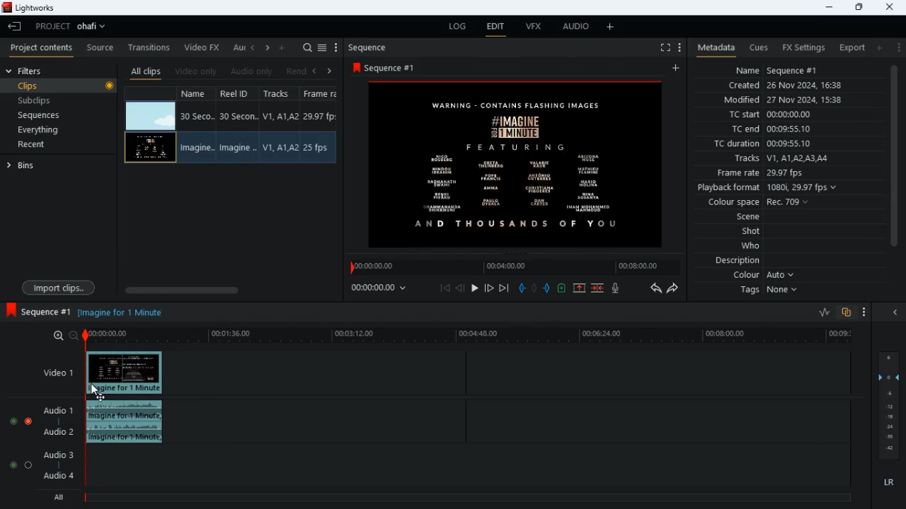 The image size is (906, 509). I want to click on video fx, so click(203, 47).